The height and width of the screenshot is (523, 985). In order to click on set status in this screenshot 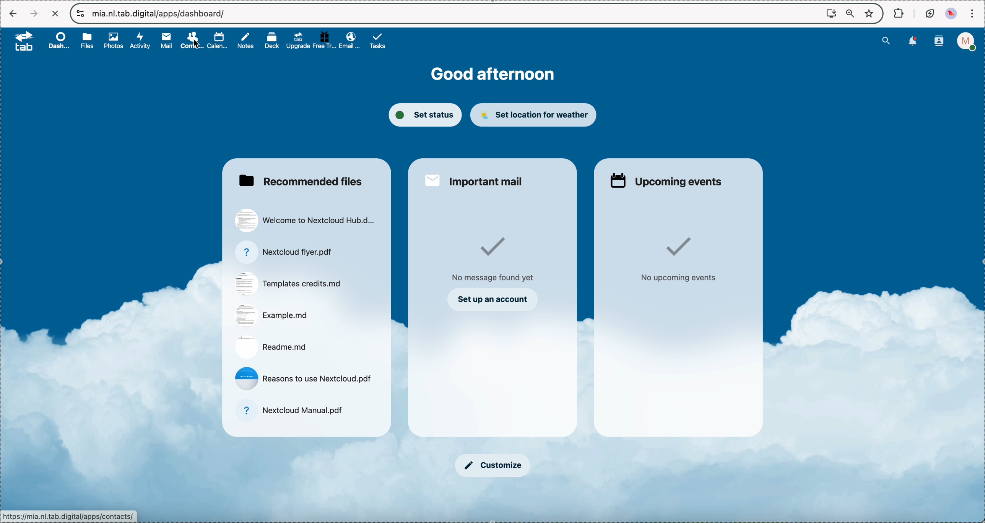, I will do `click(425, 115)`.